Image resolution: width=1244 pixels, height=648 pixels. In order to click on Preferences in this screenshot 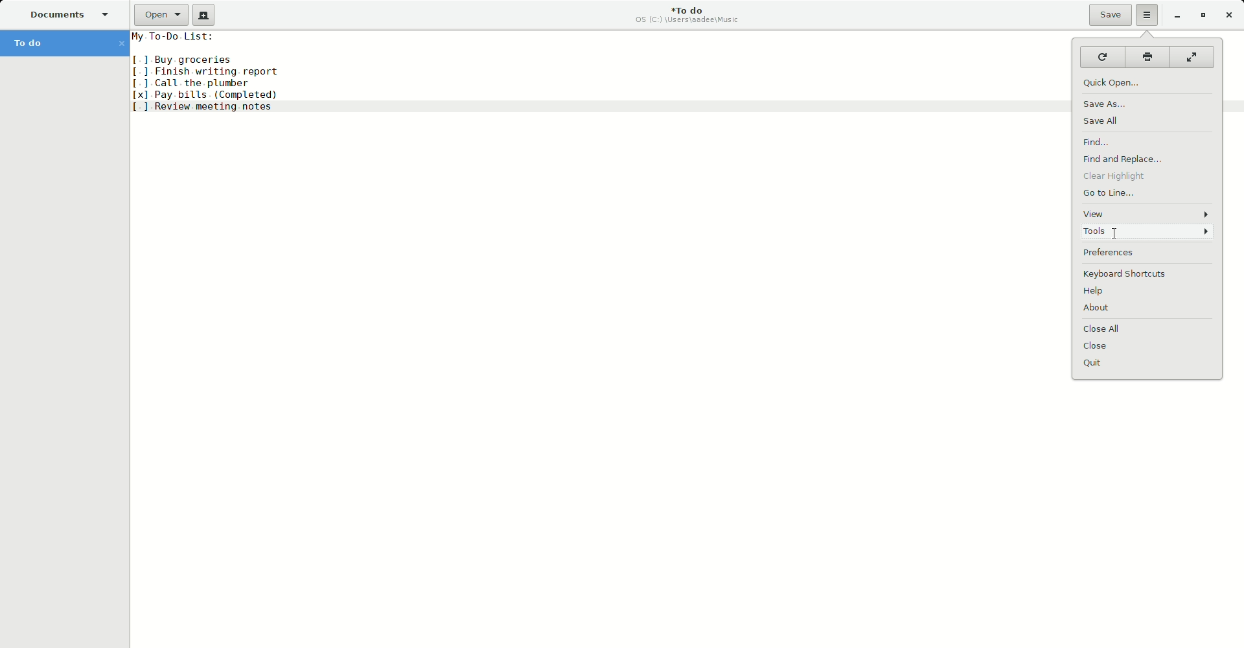, I will do `click(1116, 255)`.